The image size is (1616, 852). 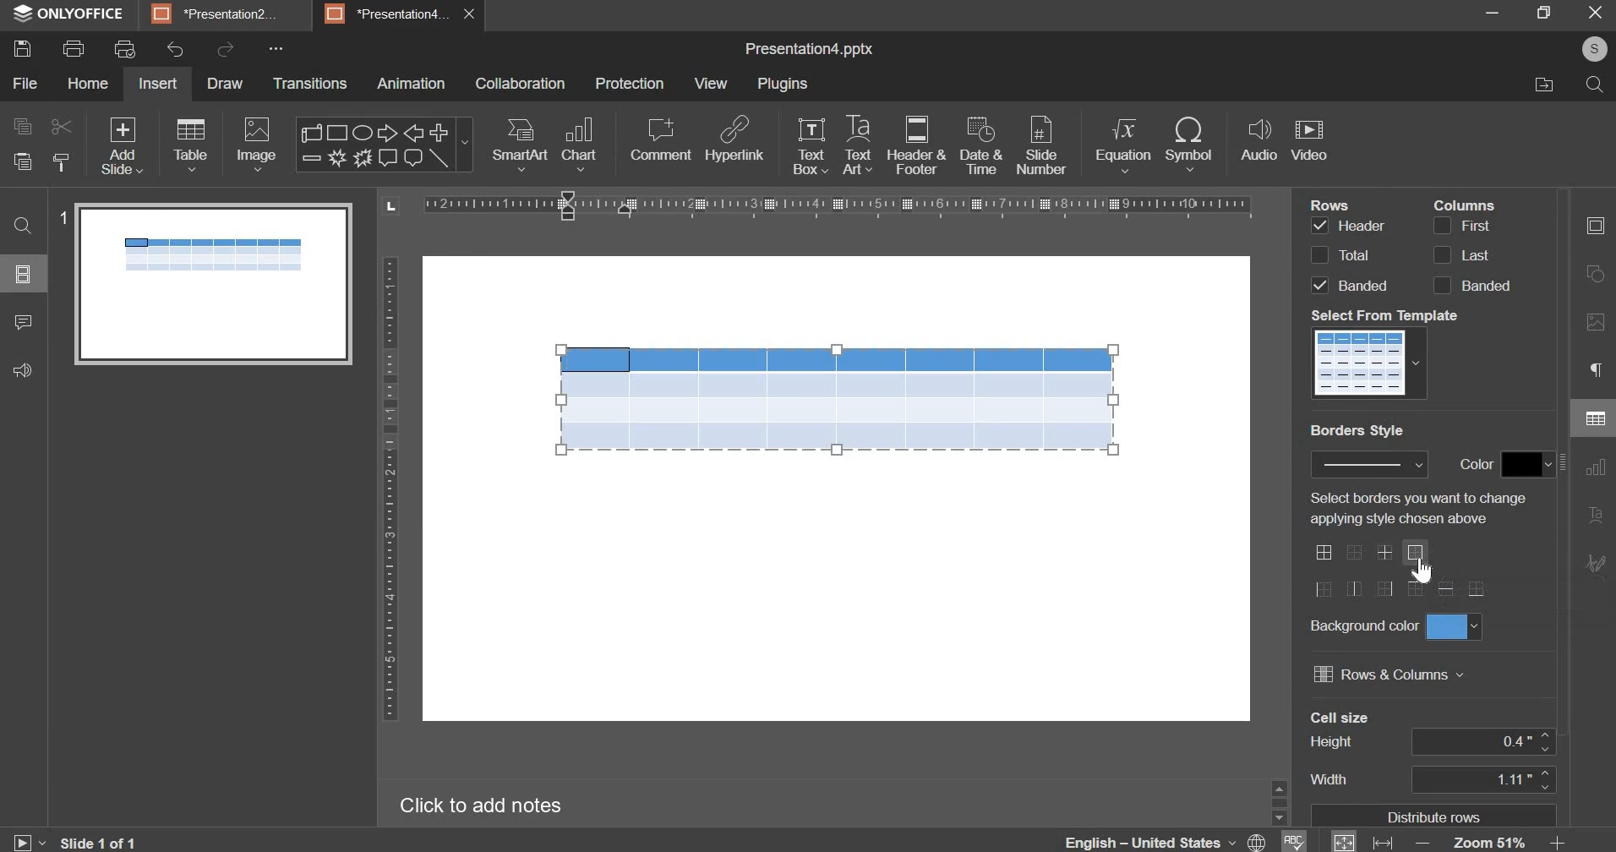 What do you see at coordinates (1122, 145) in the screenshot?
I see `equation` at bounding box center [1122, 145].